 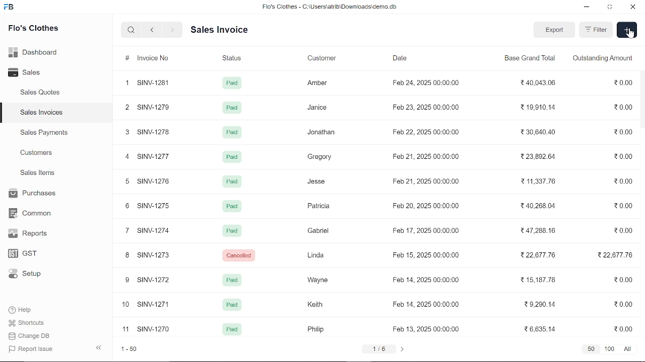 I want to click on 1 SINV-1281 Pad Amber Feb 24, 2025 00:00:00 240,043.06, so click(x=377, y=82).